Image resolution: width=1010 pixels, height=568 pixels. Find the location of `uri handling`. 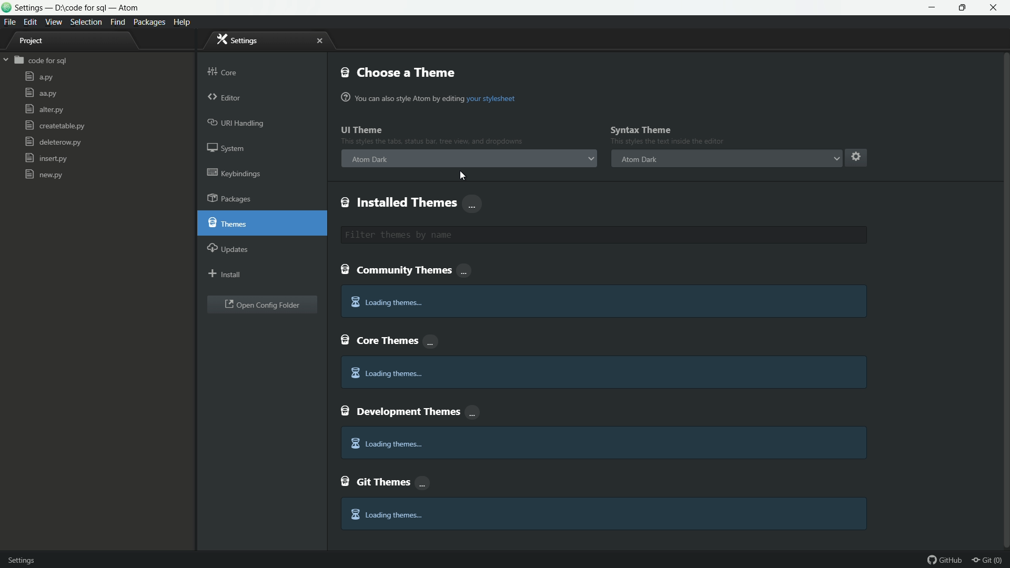

uri handling is located at coordinates (237, 122).